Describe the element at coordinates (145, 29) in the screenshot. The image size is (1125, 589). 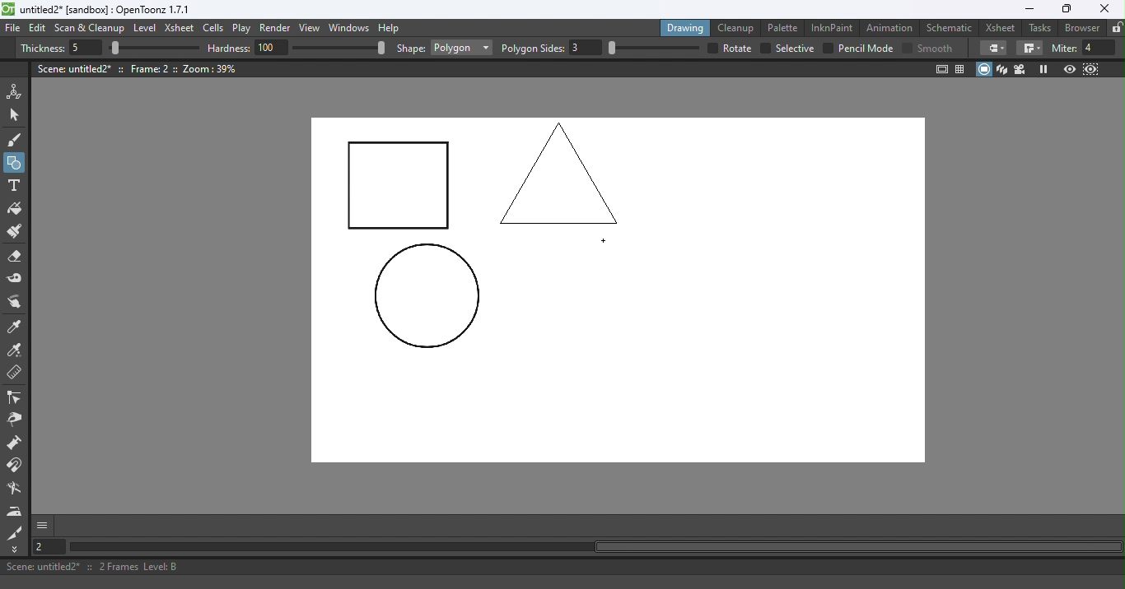
I see `Level` at that location.